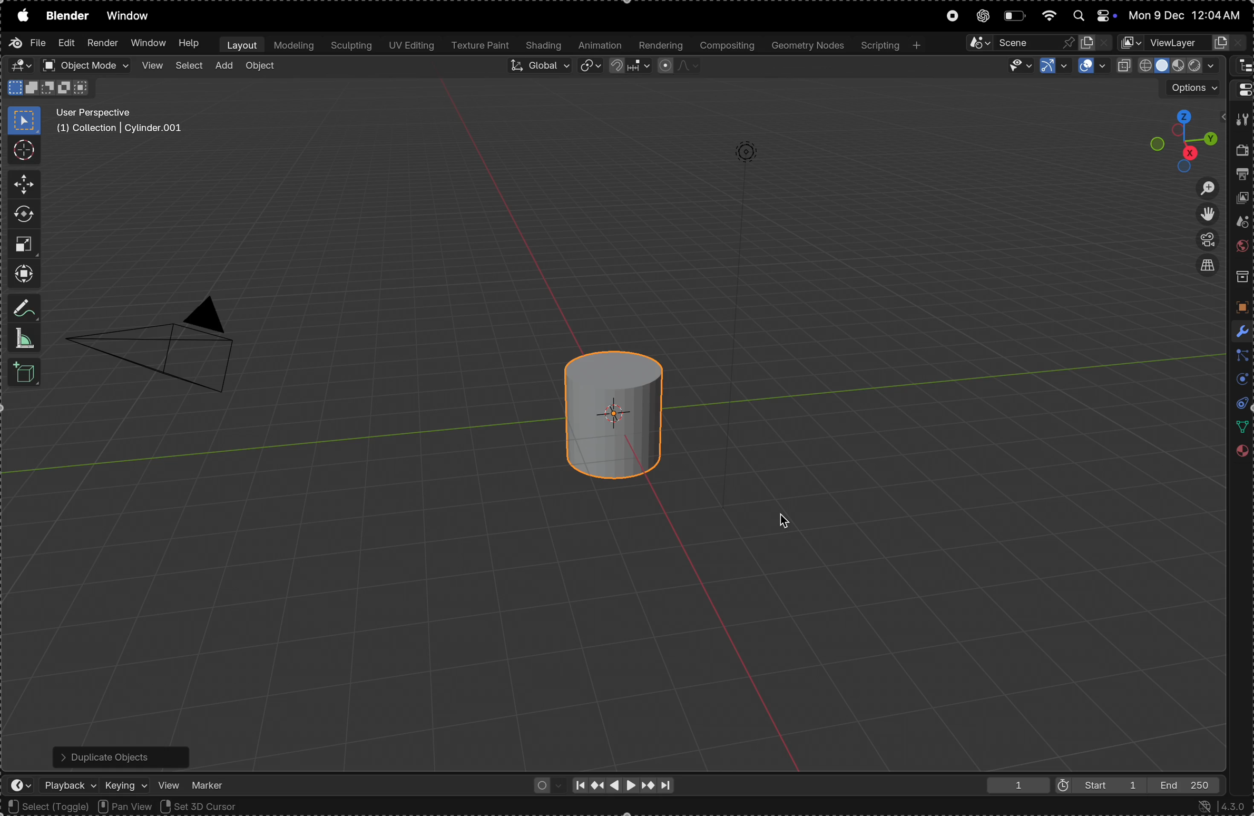  Describe the element at coordinates (85, 65) in the screenshot. I see `object mode` at that location.